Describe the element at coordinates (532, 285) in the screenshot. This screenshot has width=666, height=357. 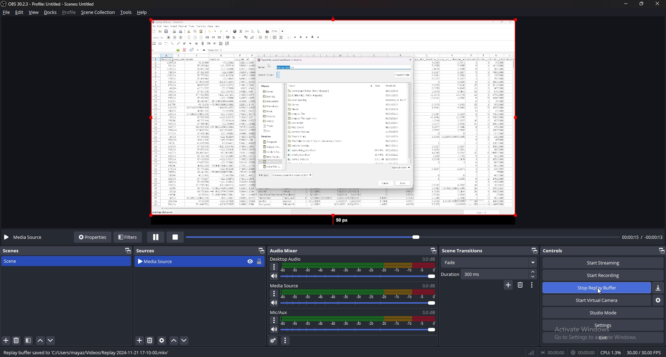
I see `transition properties` at that location.